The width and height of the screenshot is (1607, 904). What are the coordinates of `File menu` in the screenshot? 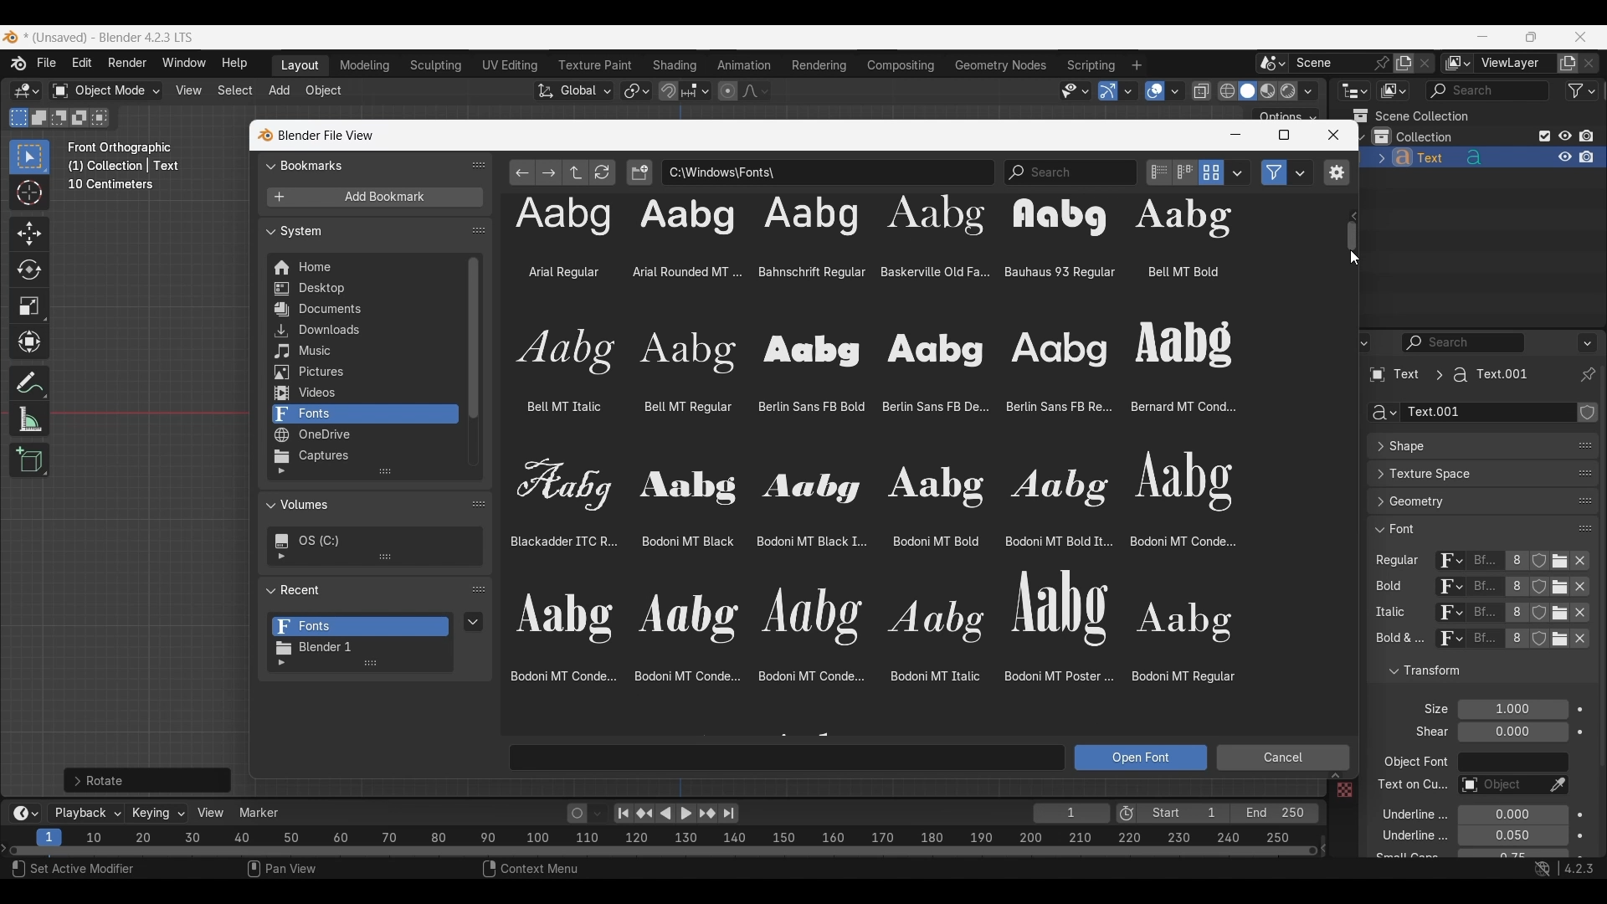 It's located at (48, 64).